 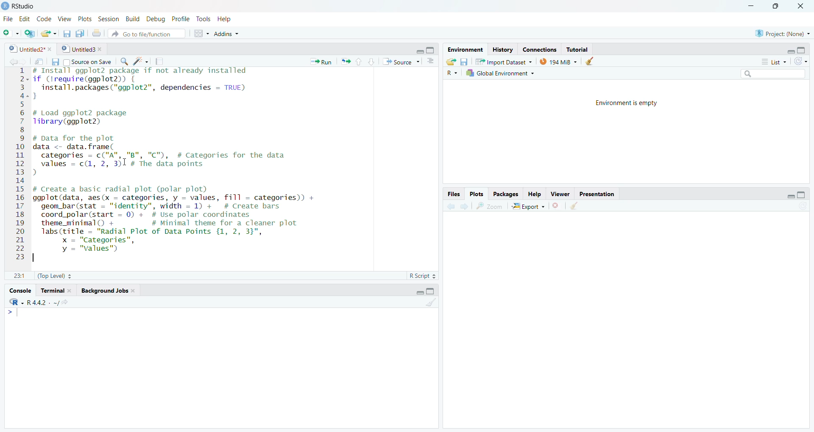 I want to click on Console, so click(x=18, y=291).